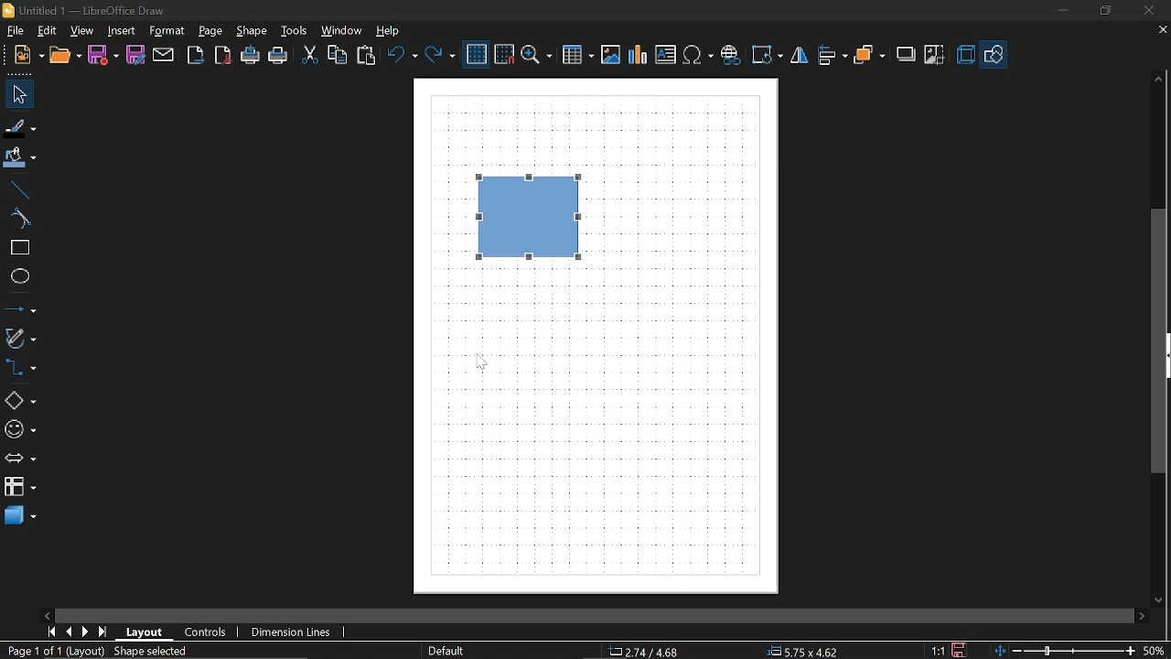 The width and height of the screenshot is (1171, 659). I want to click on zoom, so click(537, 56).